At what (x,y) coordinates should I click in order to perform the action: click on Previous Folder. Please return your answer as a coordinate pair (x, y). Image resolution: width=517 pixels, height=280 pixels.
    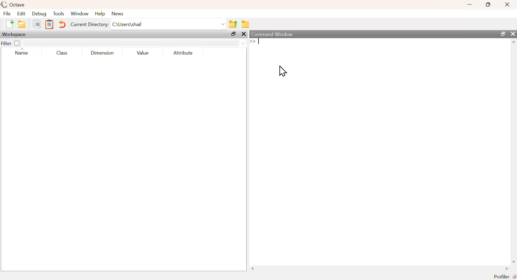
    Looking at the image, I should click on (233, 24).